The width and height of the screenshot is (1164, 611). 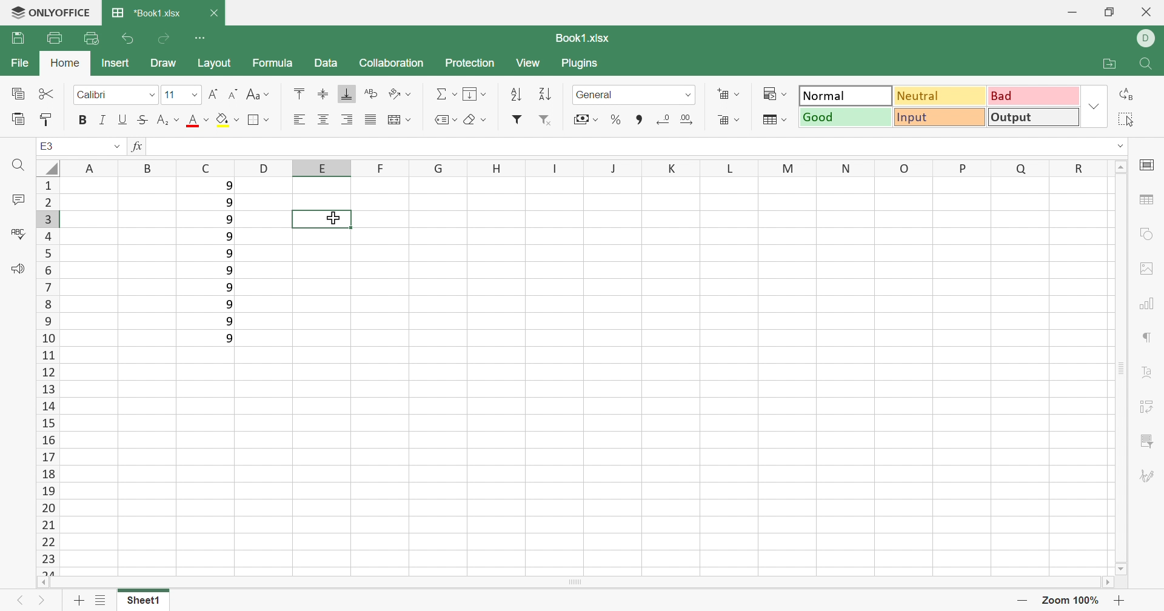 What do you see at coordinates (19, 199) in the screenshot?
I see `Comments` at bounding box center [19, 199].